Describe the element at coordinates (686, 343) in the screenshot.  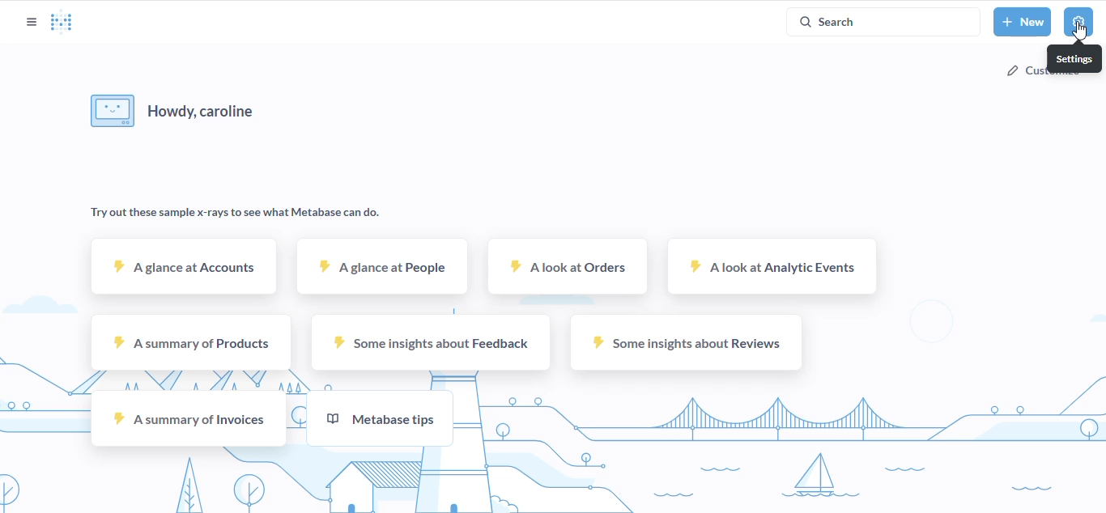
I see `some insights about reviews` at that location.